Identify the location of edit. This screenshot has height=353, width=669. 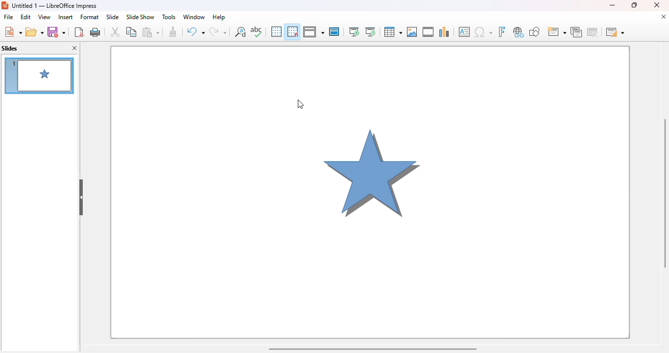
(26, 17).